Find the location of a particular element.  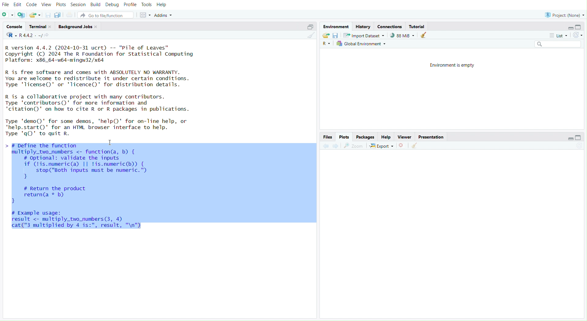

Open an existing file (Ctrl + O) is located at coordinates (35, 15).